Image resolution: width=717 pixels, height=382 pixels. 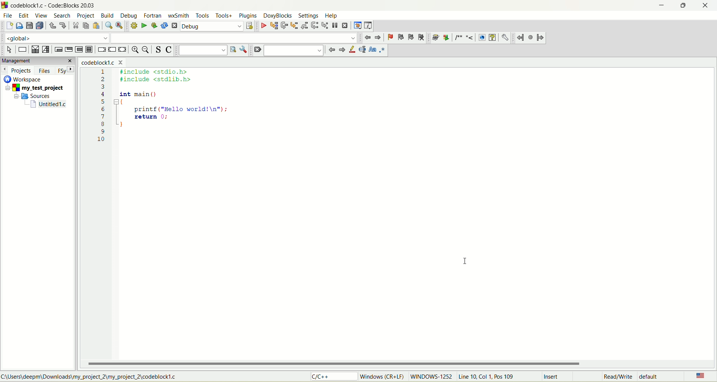 I want to click on select target dialog, so click(x=249, y=27).